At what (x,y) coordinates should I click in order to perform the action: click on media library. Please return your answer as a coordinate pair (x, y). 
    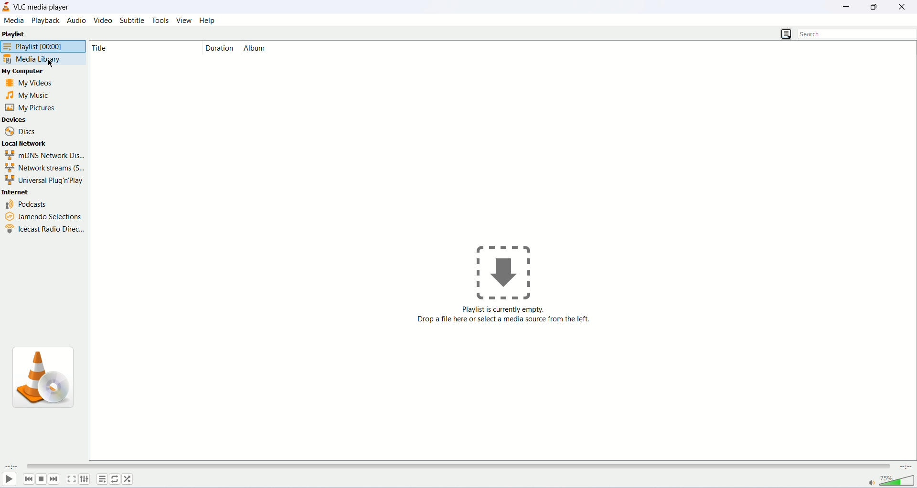
    Looking at the image, I should click on (33, 60).